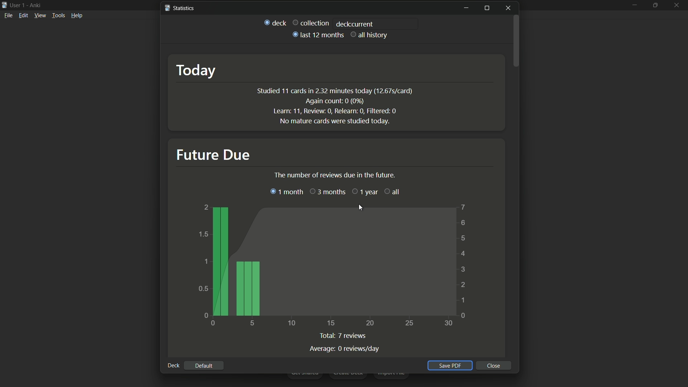 This screenshot has width=688, height=387. Describe the element at coordinates (35, 5) in the screenshot. I see `app name` at that location.